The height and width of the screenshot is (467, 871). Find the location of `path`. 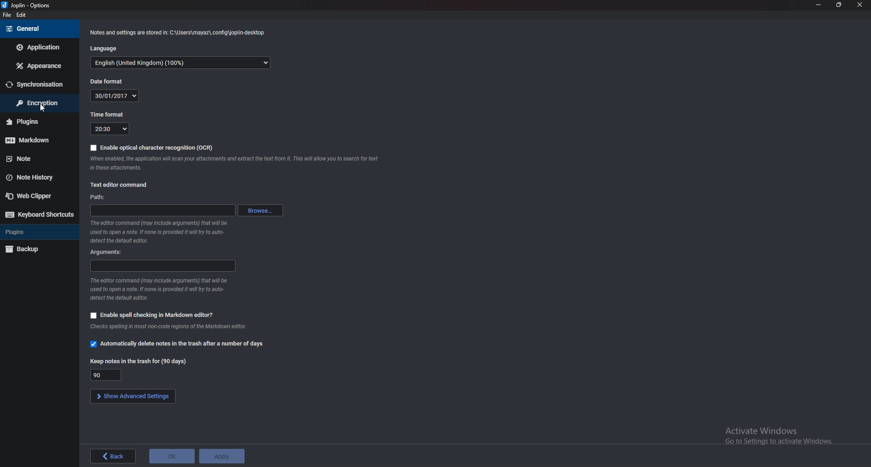

path is located at coordinates (163, 209).